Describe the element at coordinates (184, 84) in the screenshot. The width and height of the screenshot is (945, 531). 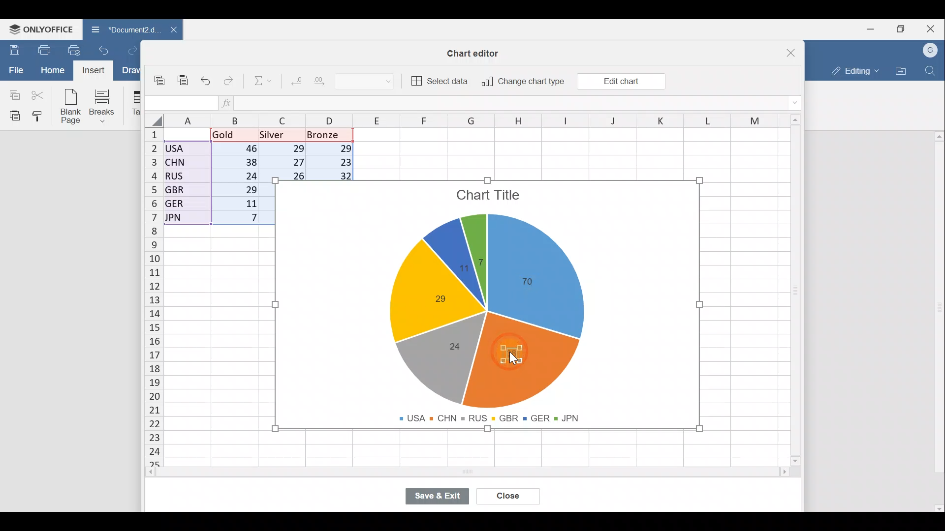
I see `Paste` at that location.